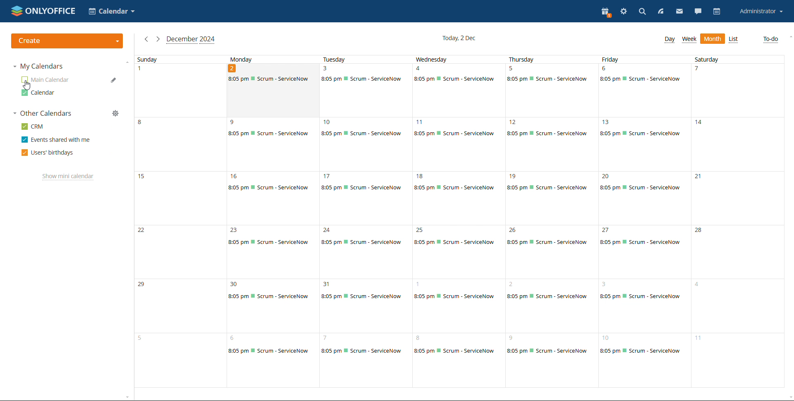 The width and height of the screenshot is (794, 401). Describe the element at coordinates (33, 127) in the screenshot. I see `crm` at that location.